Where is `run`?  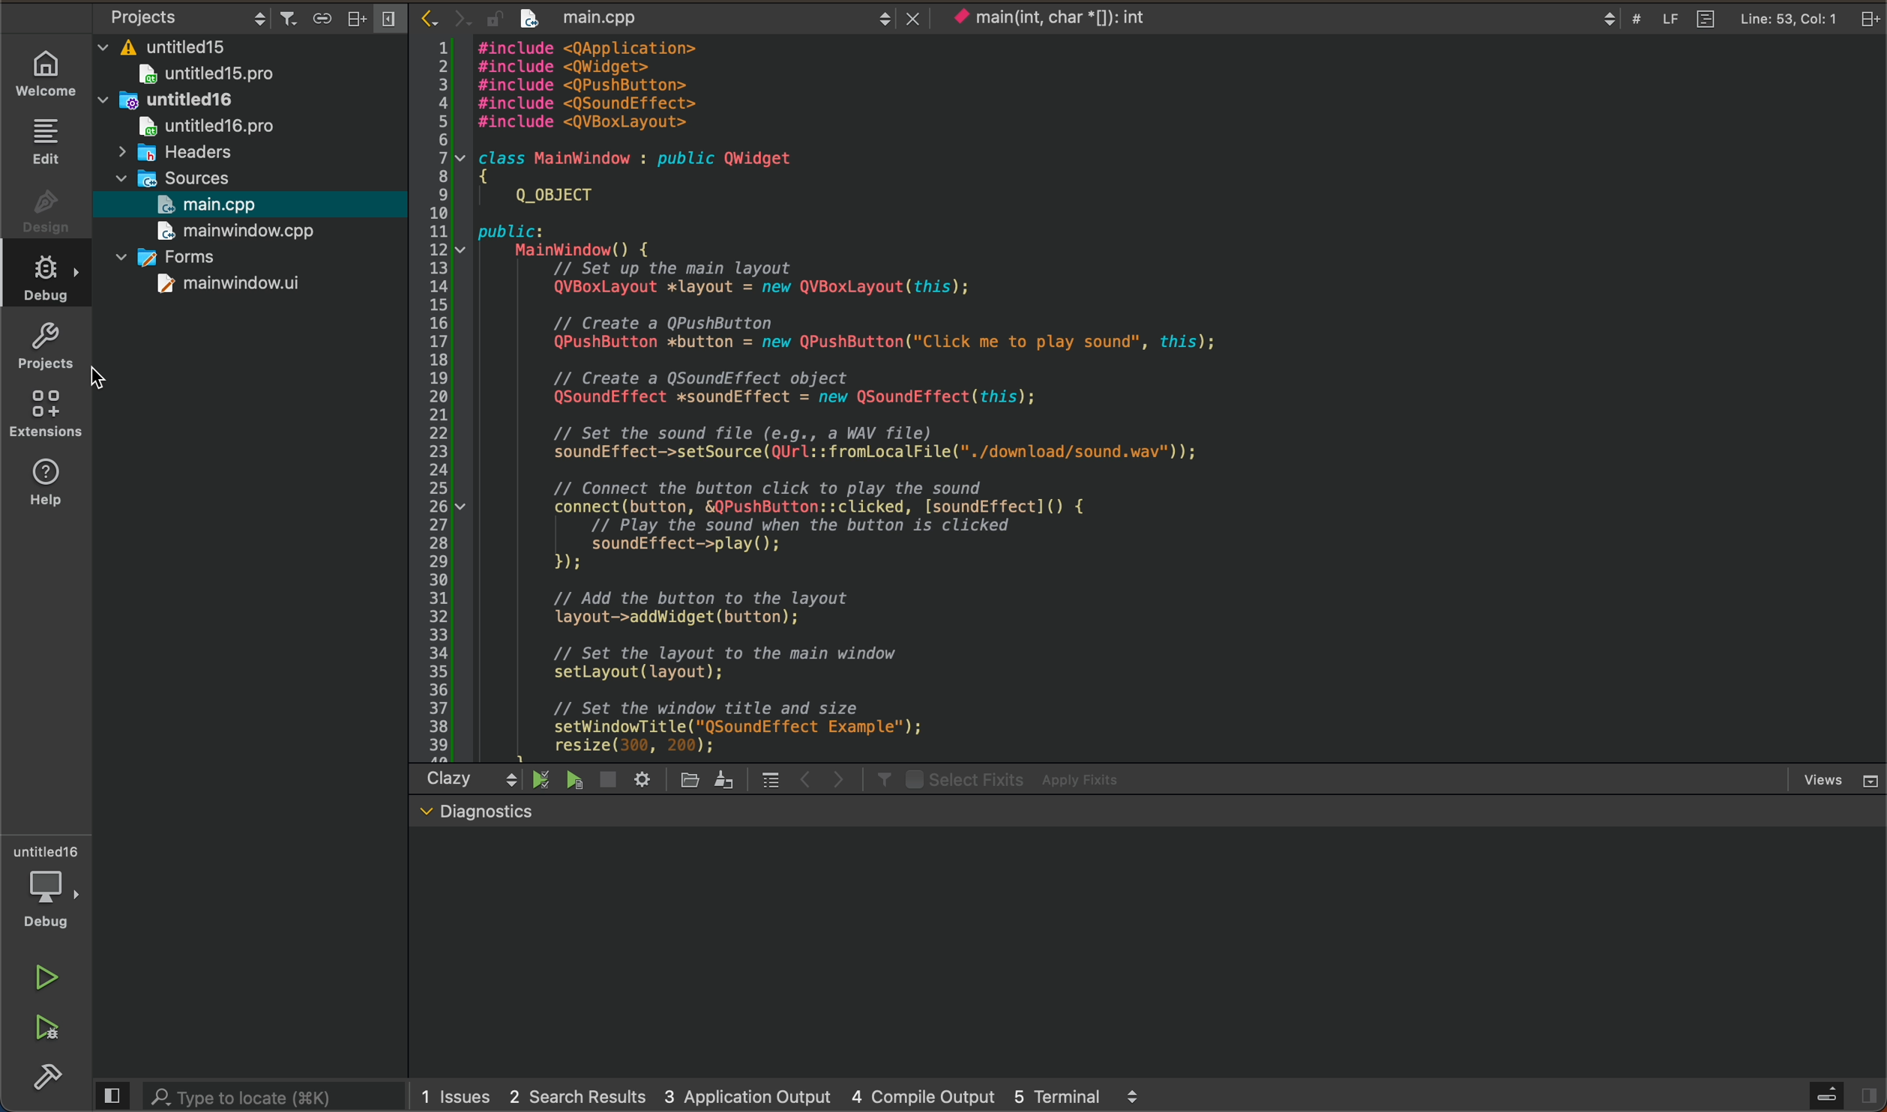
run is located at coordinates (47, 976).